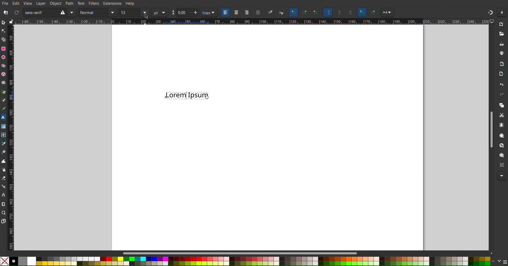 Image resolution: width=508 pixels, height=266 pixels. I want to click on size, so click(130, 12).